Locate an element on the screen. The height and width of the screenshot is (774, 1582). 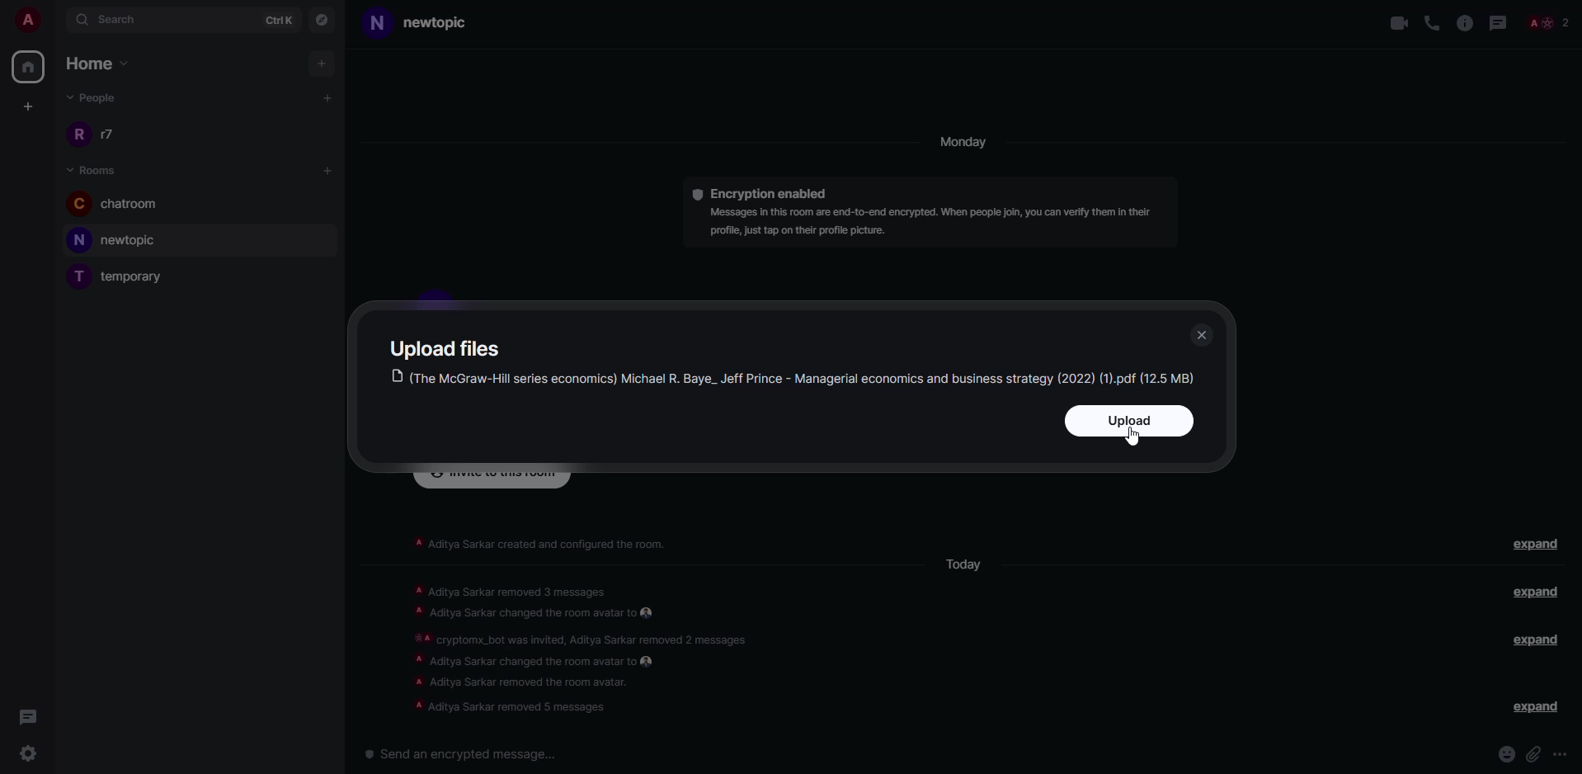
cursor is located at coordinates (1137, 441).